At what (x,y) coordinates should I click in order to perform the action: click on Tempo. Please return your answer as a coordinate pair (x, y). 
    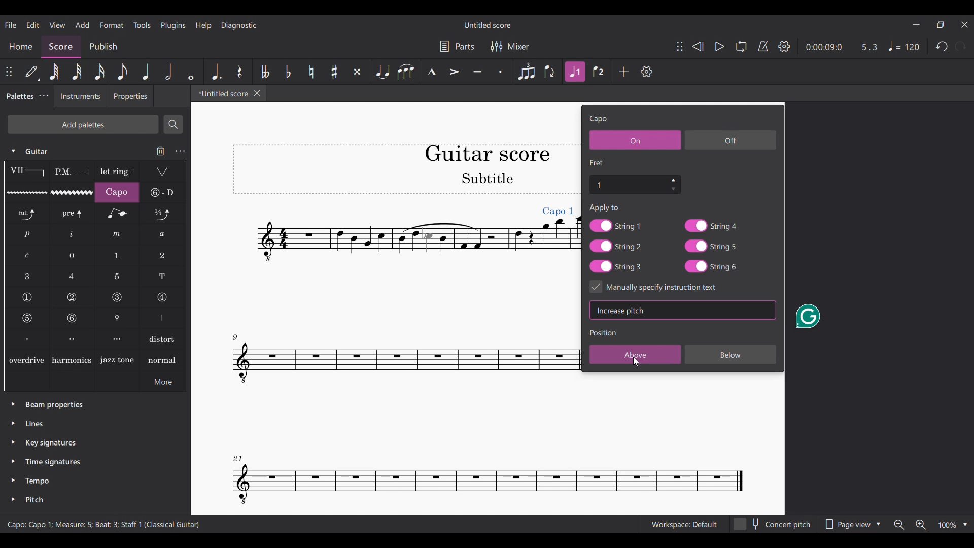
    Looking at the image, I should click on (903, 46).